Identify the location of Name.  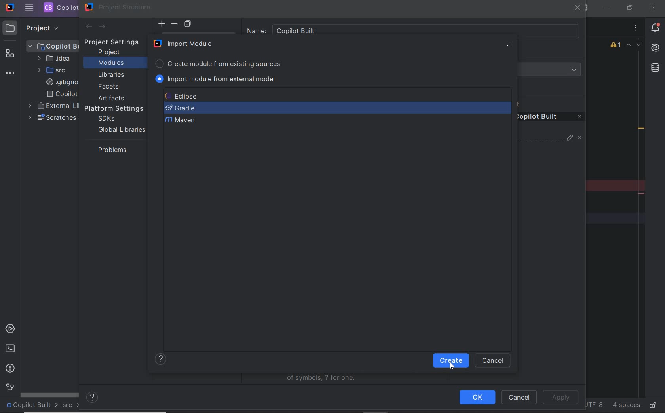
(414, 28).